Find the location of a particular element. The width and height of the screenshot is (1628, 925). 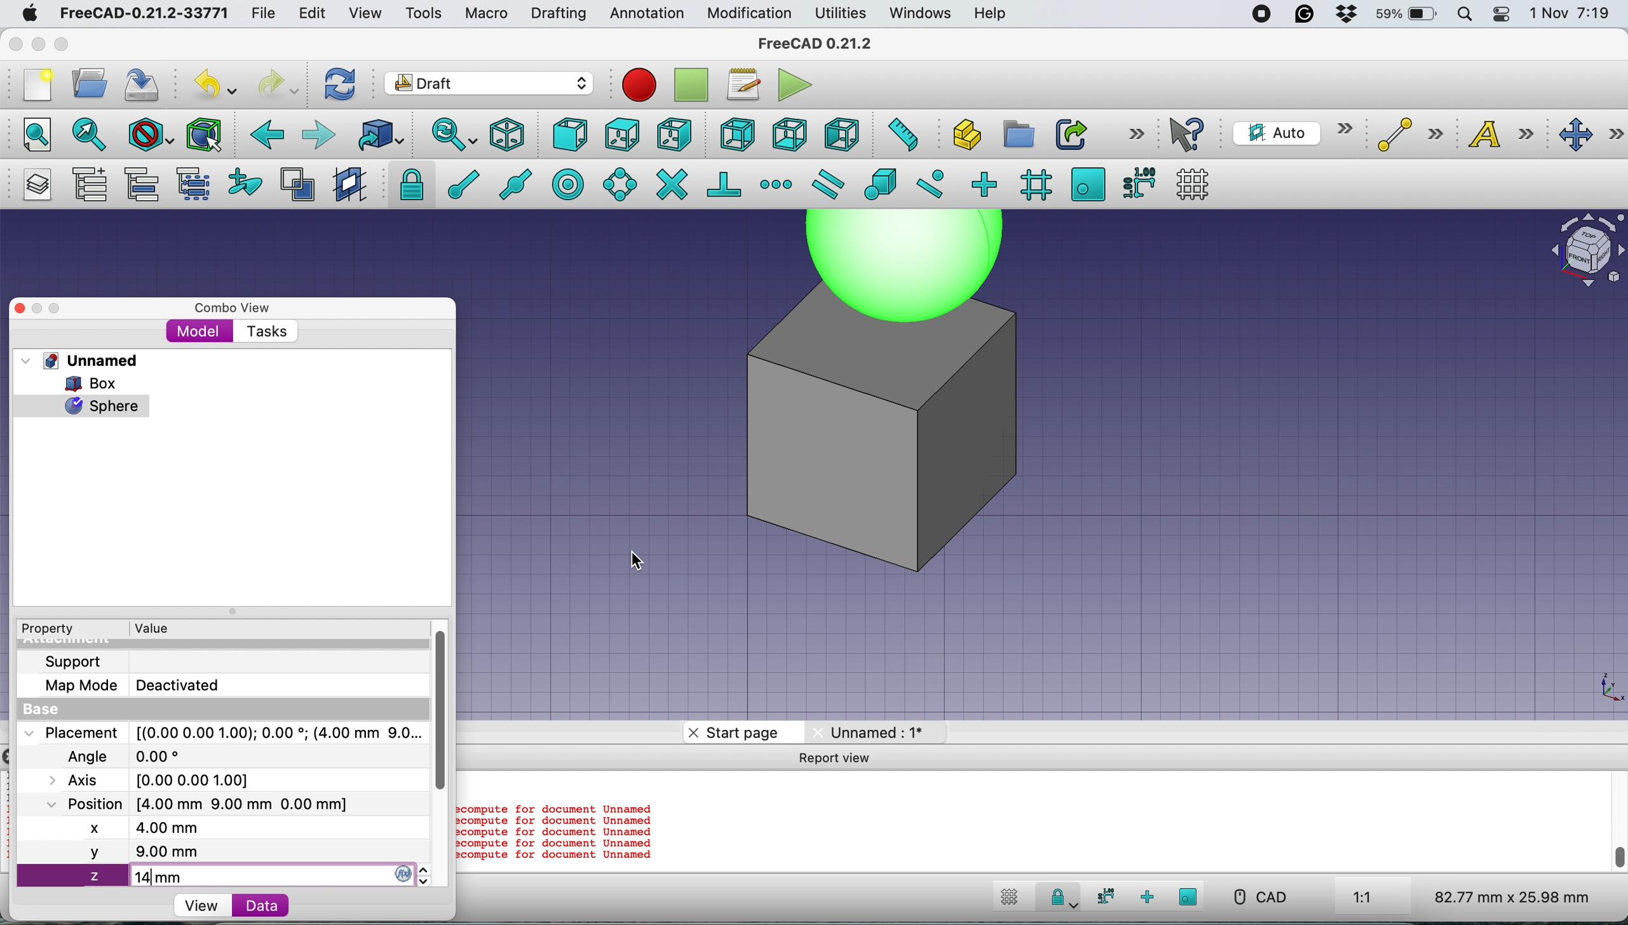

new is located at coordinates (34, 85).